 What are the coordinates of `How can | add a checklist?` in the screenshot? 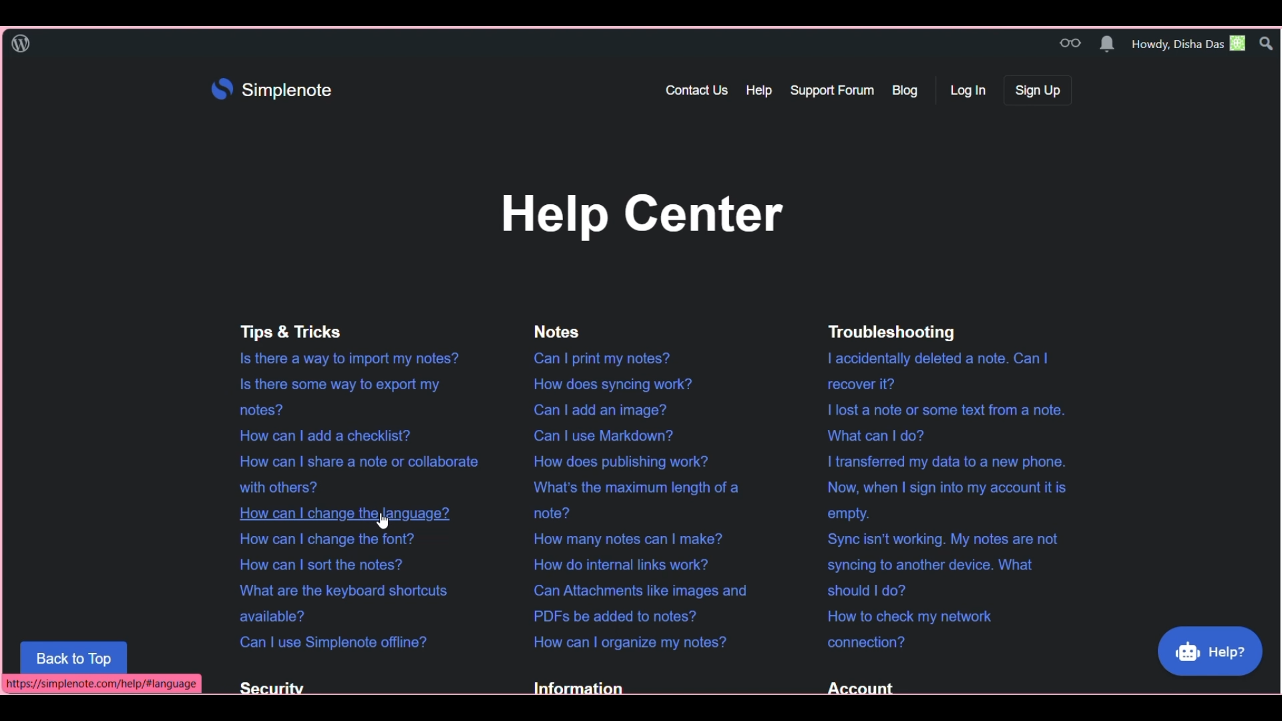 It's located at (322, 435).